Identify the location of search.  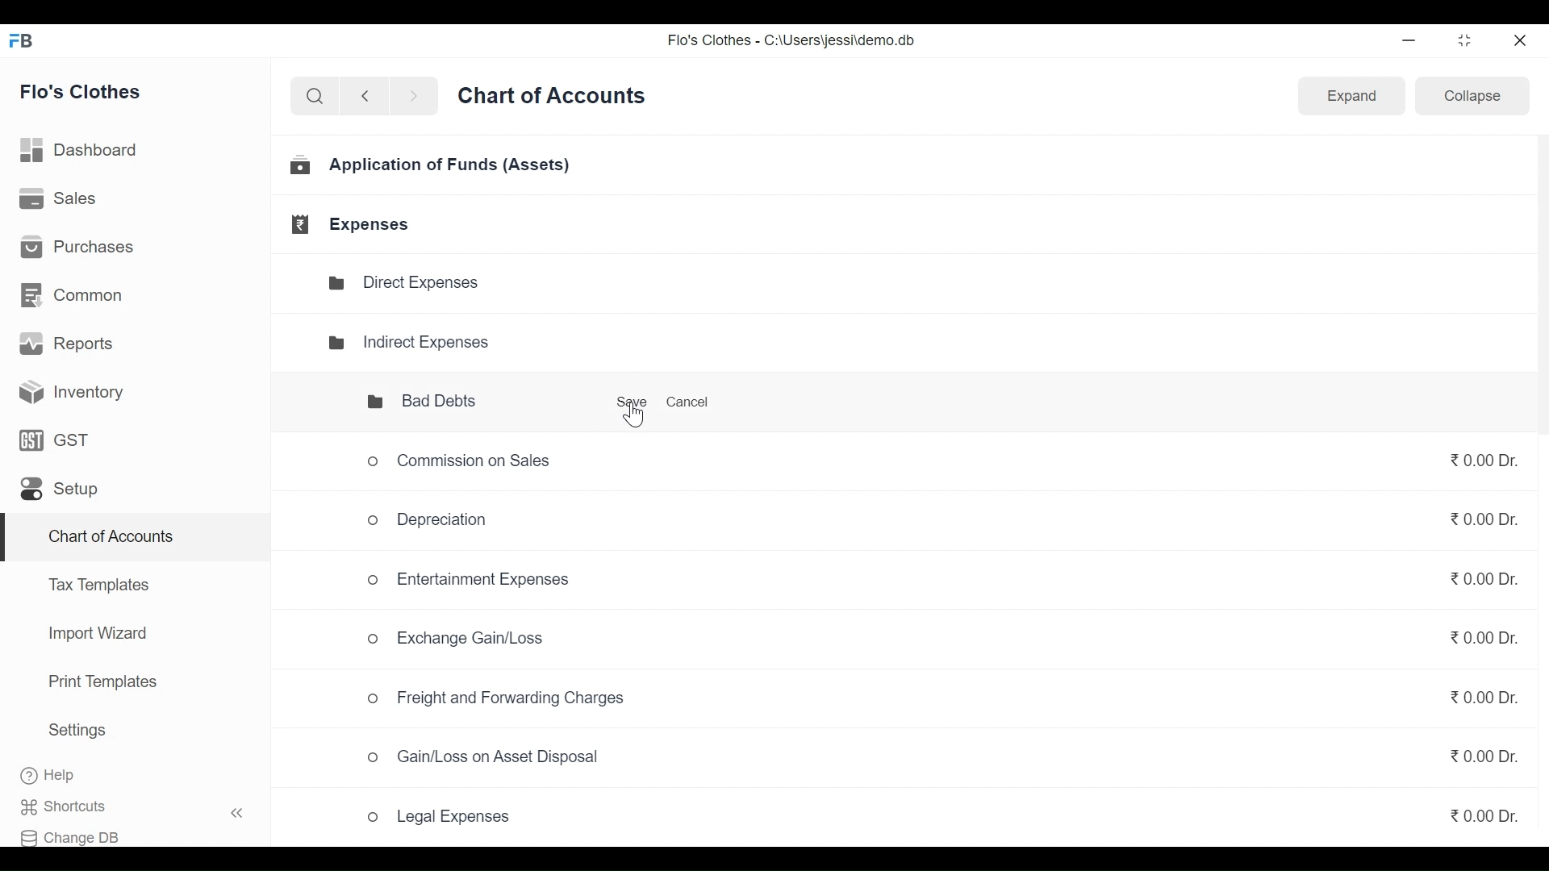
(315, 97).